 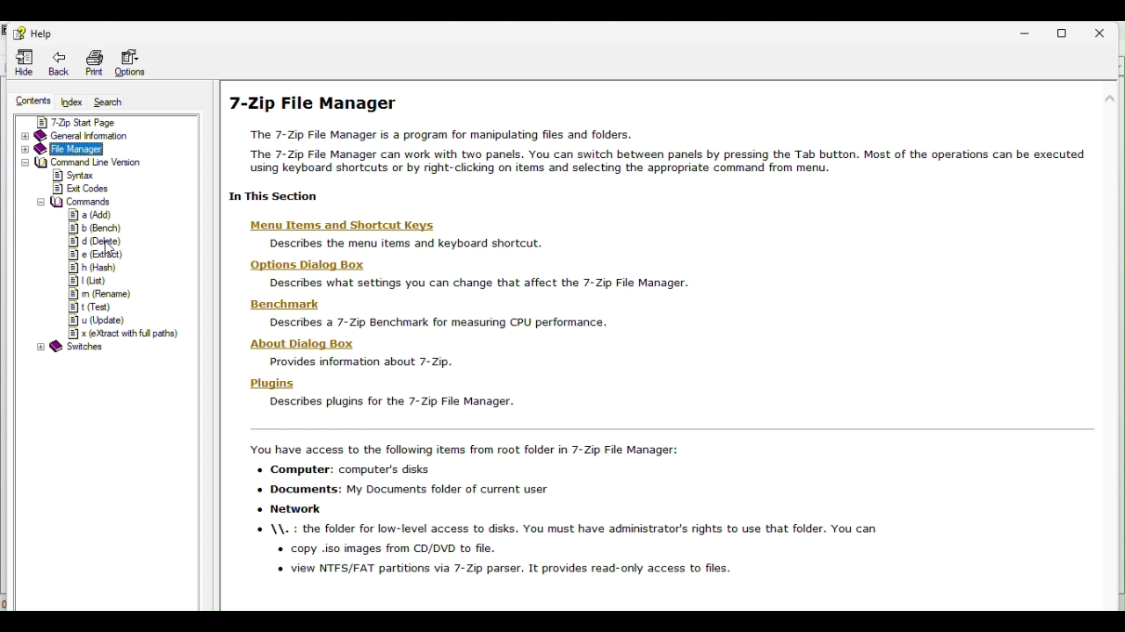 What do you see at coordinates (96, 242) in the screenshot?
I see `d` at bounding box center [96, 242].